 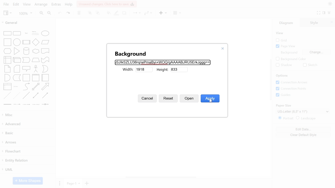 I want to click on grid, so click(x=284, y=40).